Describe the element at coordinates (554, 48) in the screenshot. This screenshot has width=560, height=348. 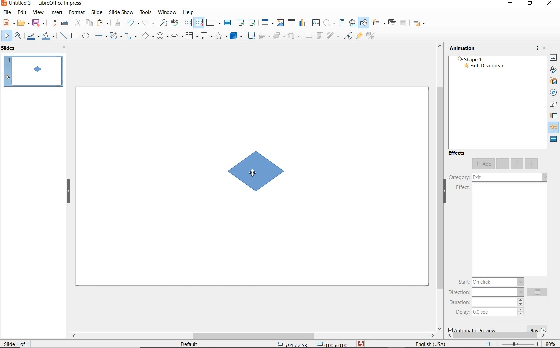
I see `sidebar settings` at that location.